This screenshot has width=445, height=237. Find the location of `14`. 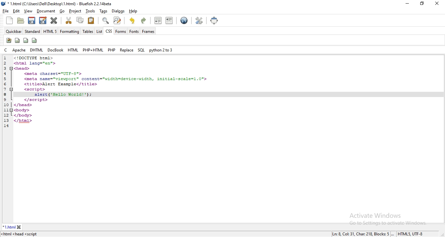

14 is located at coordinates (6, 127).